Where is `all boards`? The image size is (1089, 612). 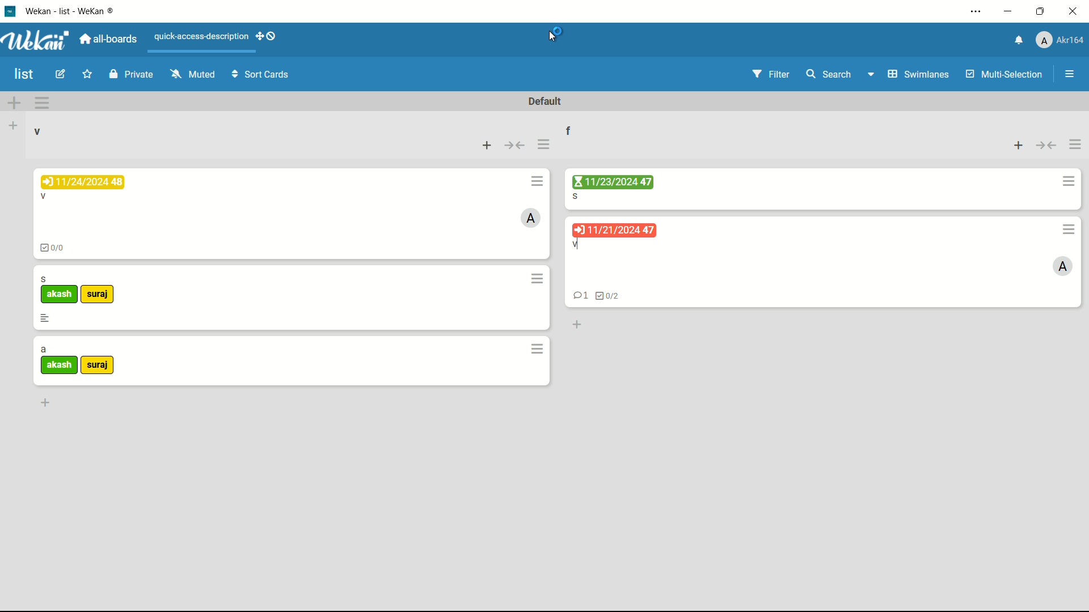 all boards is located at coordinates (107, 40).